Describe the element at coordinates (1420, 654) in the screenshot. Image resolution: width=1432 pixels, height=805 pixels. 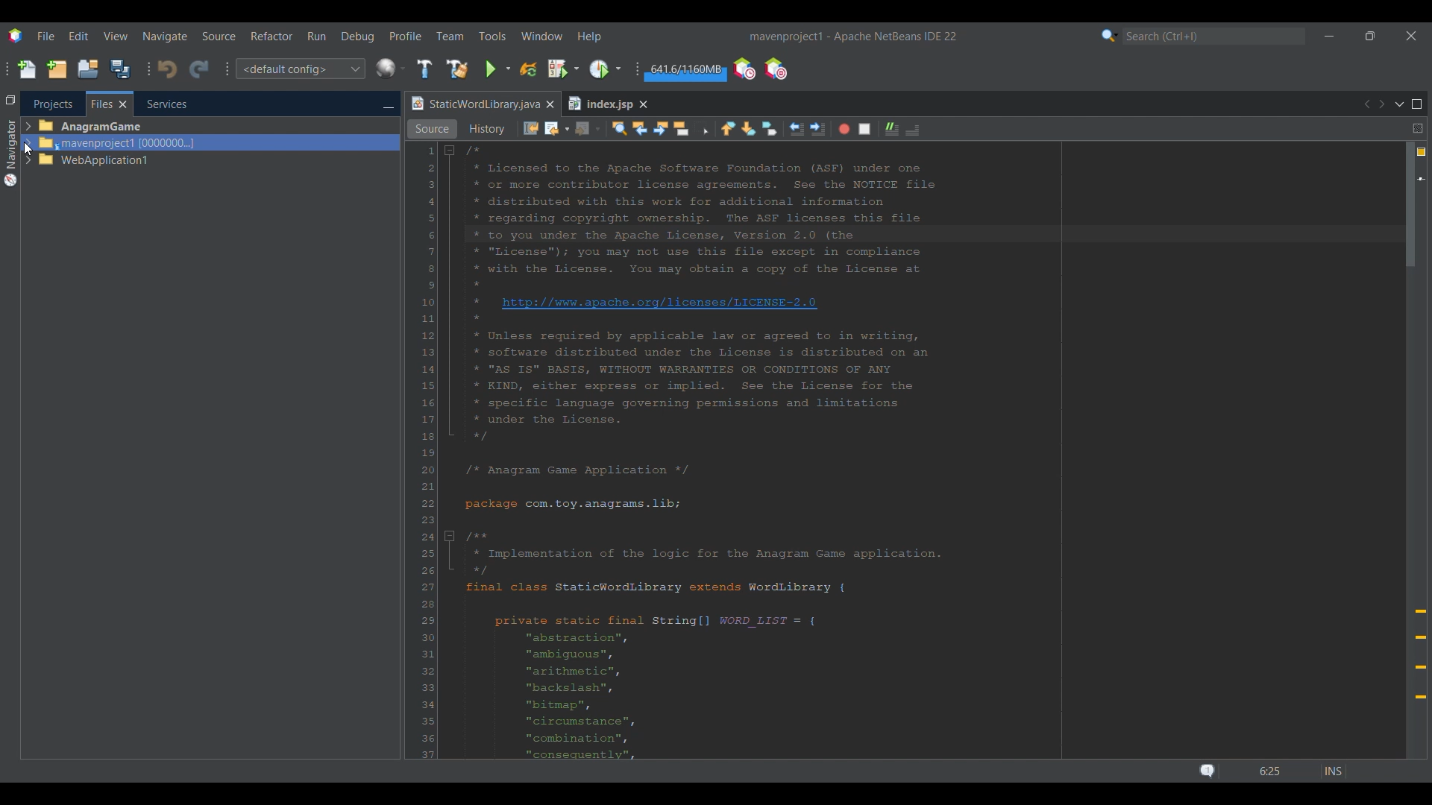
I see `Markers` at that location.